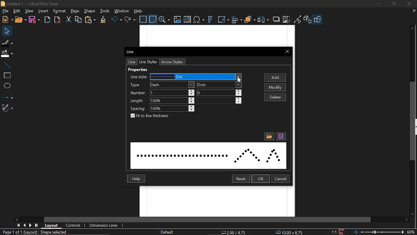 Image resolution: width=417 pixels, height=235 pixels. What do you see at coordinates (196, 77) in the screenshot?
I see `Line styles` at bounding box center [196, 77].